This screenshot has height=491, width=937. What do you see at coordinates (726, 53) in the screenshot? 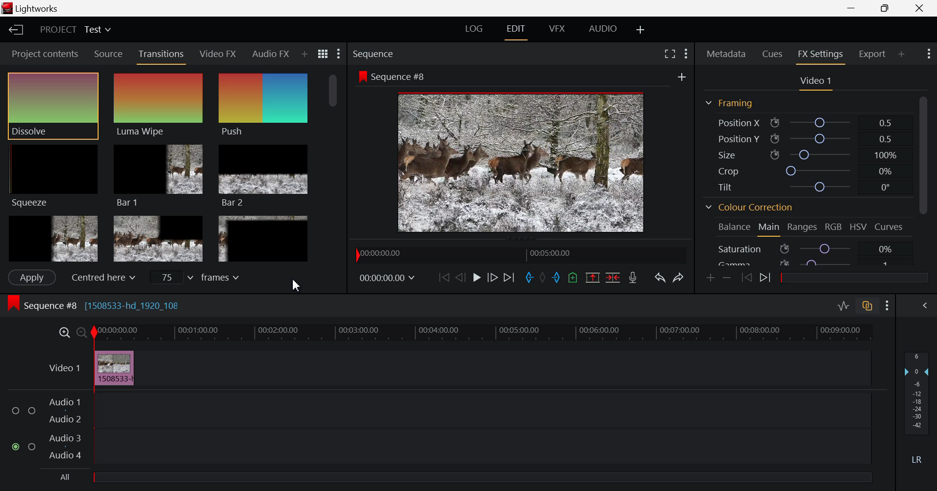
I see `Metadata` at bounding box center [726, 53].